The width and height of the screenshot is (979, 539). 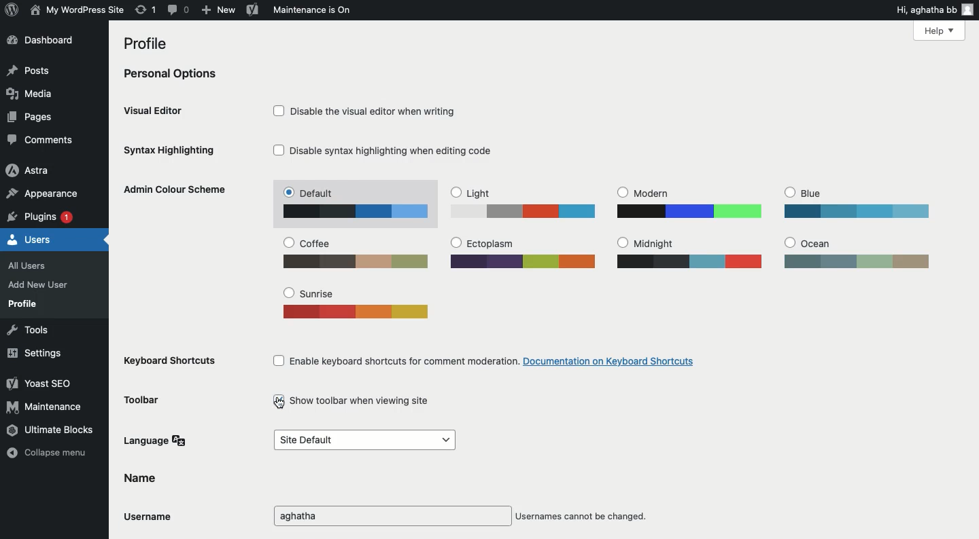 I want to click on Username, so click(x=385, y=515).